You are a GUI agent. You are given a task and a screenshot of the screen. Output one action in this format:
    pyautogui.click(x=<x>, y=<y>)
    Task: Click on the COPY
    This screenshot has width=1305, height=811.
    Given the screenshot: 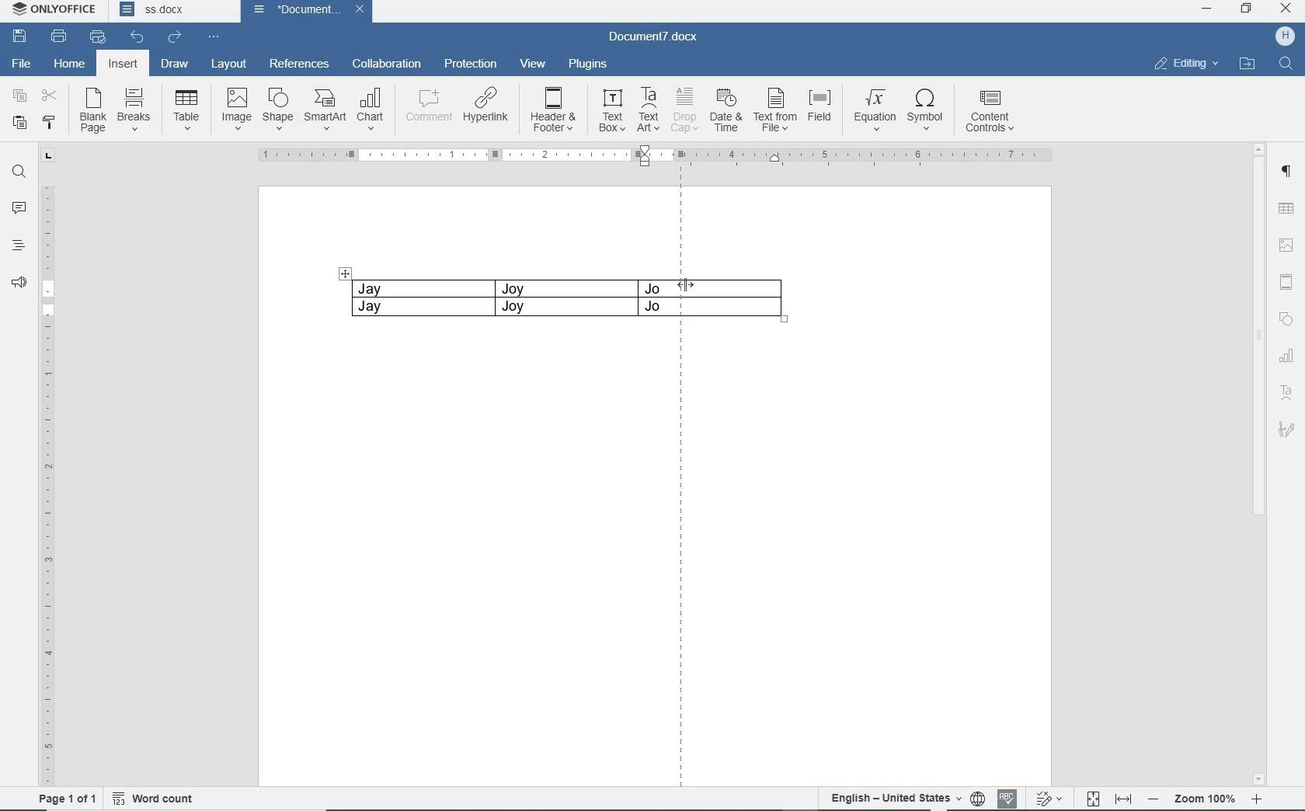 What is the action you would take?
    pyautogui.click(x=19, y=97)
    